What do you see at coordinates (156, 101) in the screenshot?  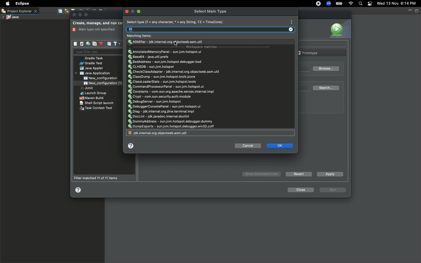 I see `DebugServer - sun.jvm.hotspot` at bounding box center [156, 101].